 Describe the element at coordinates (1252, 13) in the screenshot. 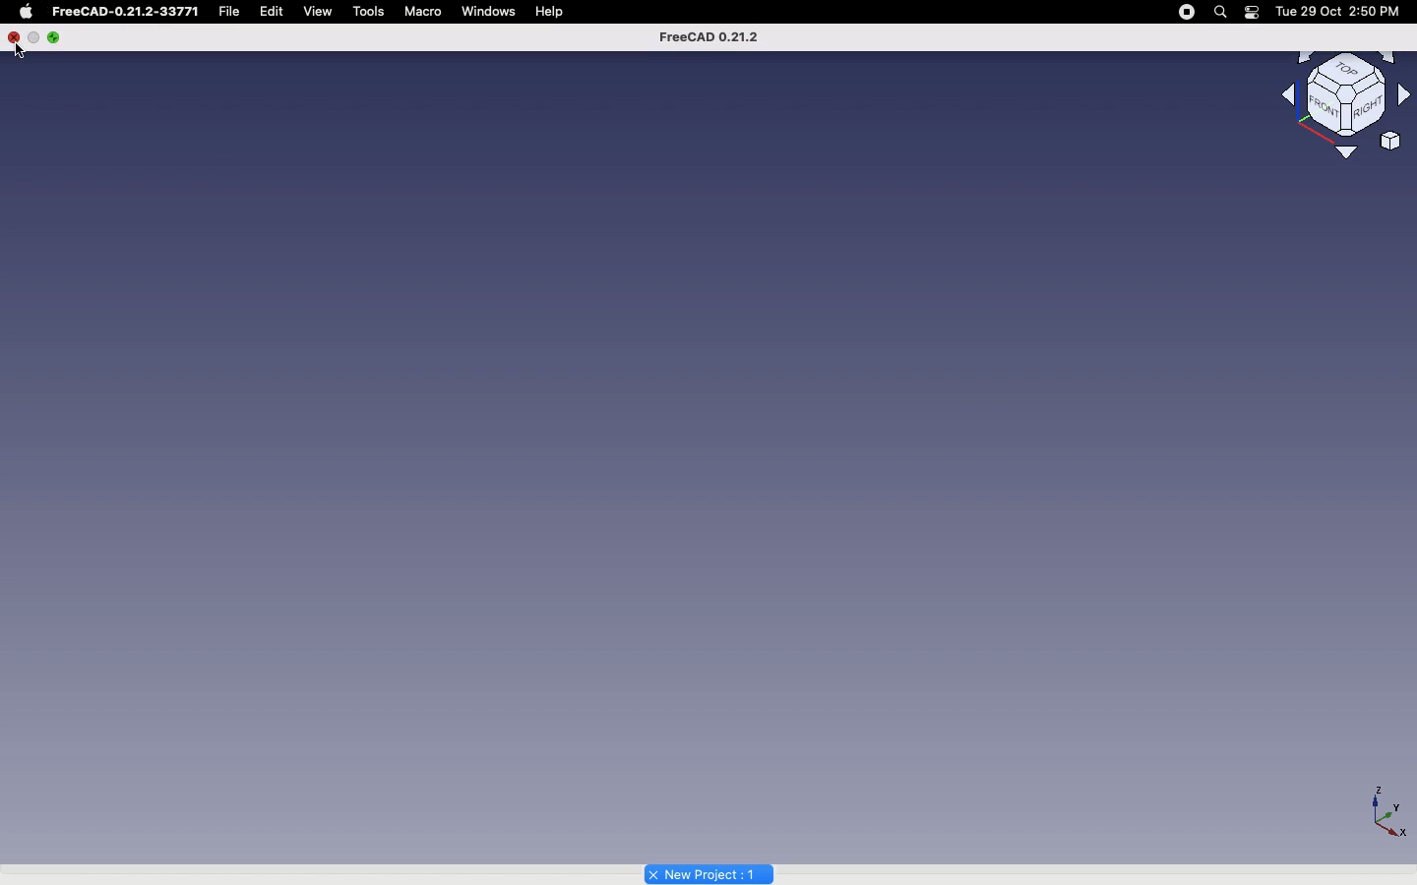

I see `Notification` at that location.